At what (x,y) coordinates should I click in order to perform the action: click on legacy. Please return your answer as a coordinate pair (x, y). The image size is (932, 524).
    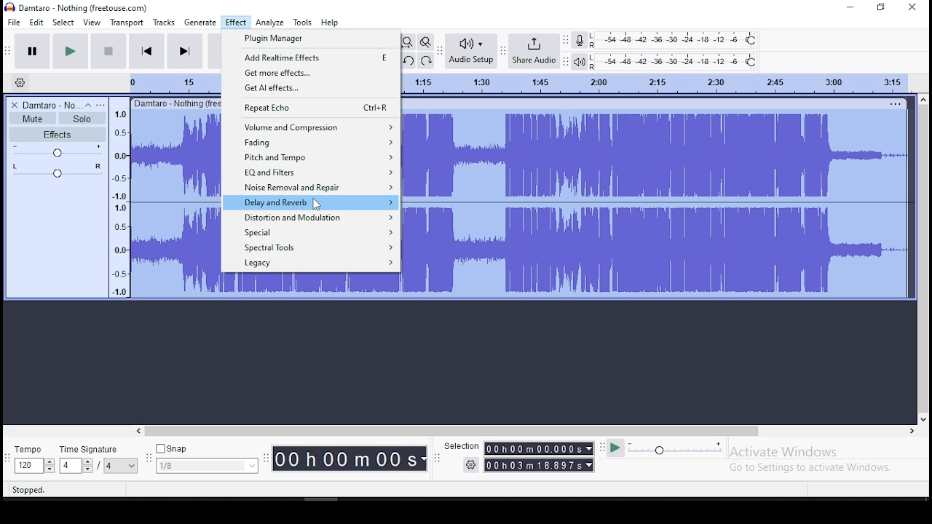
    Looking at the image, I should click on (312, 263).